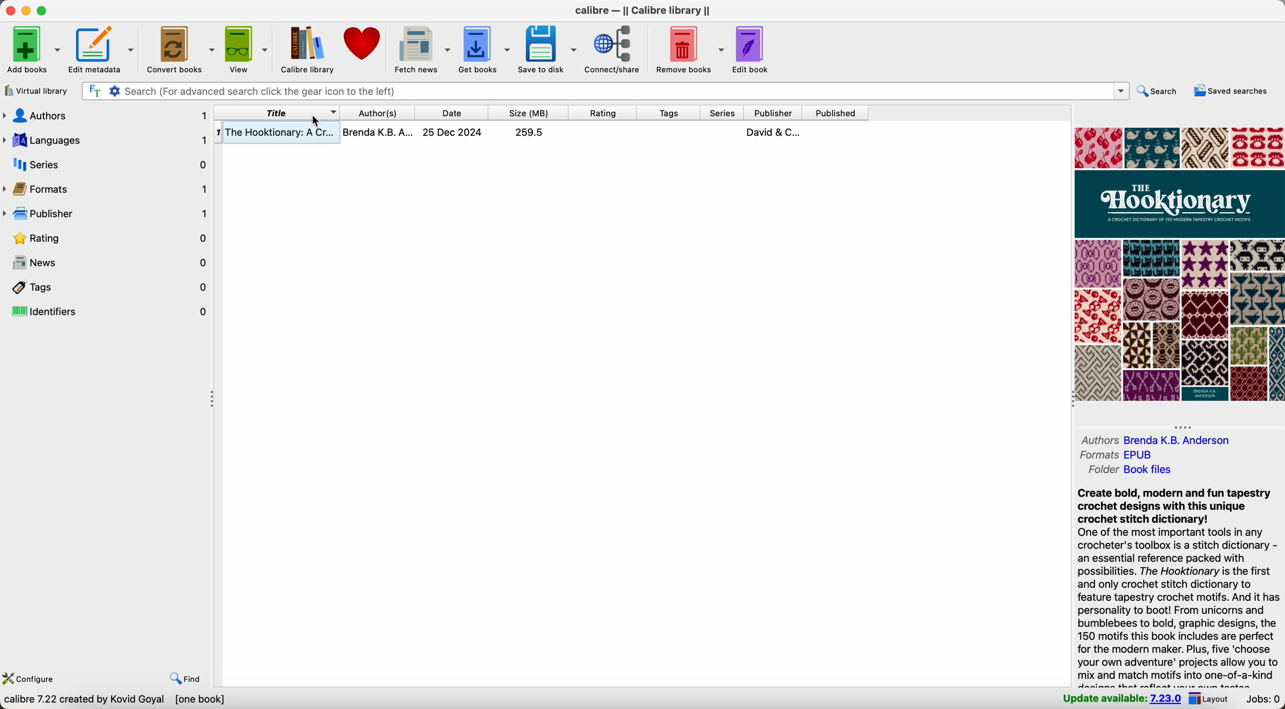  What do you see at coordinates (1137, 470) in the screenshot?
I see `folder` at bounding box center [1137, 470].